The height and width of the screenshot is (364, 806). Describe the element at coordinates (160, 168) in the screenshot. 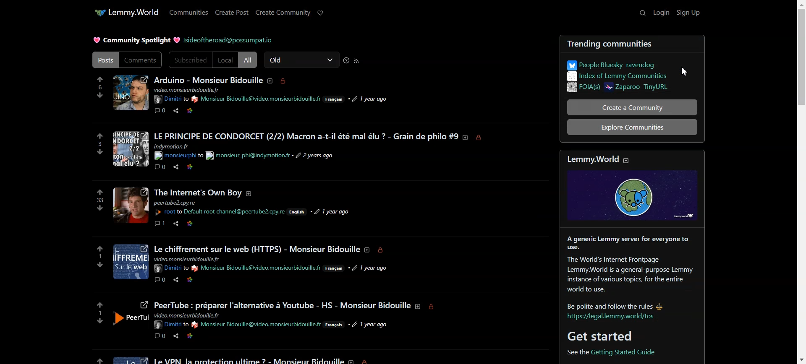

I see `comment` at that location.